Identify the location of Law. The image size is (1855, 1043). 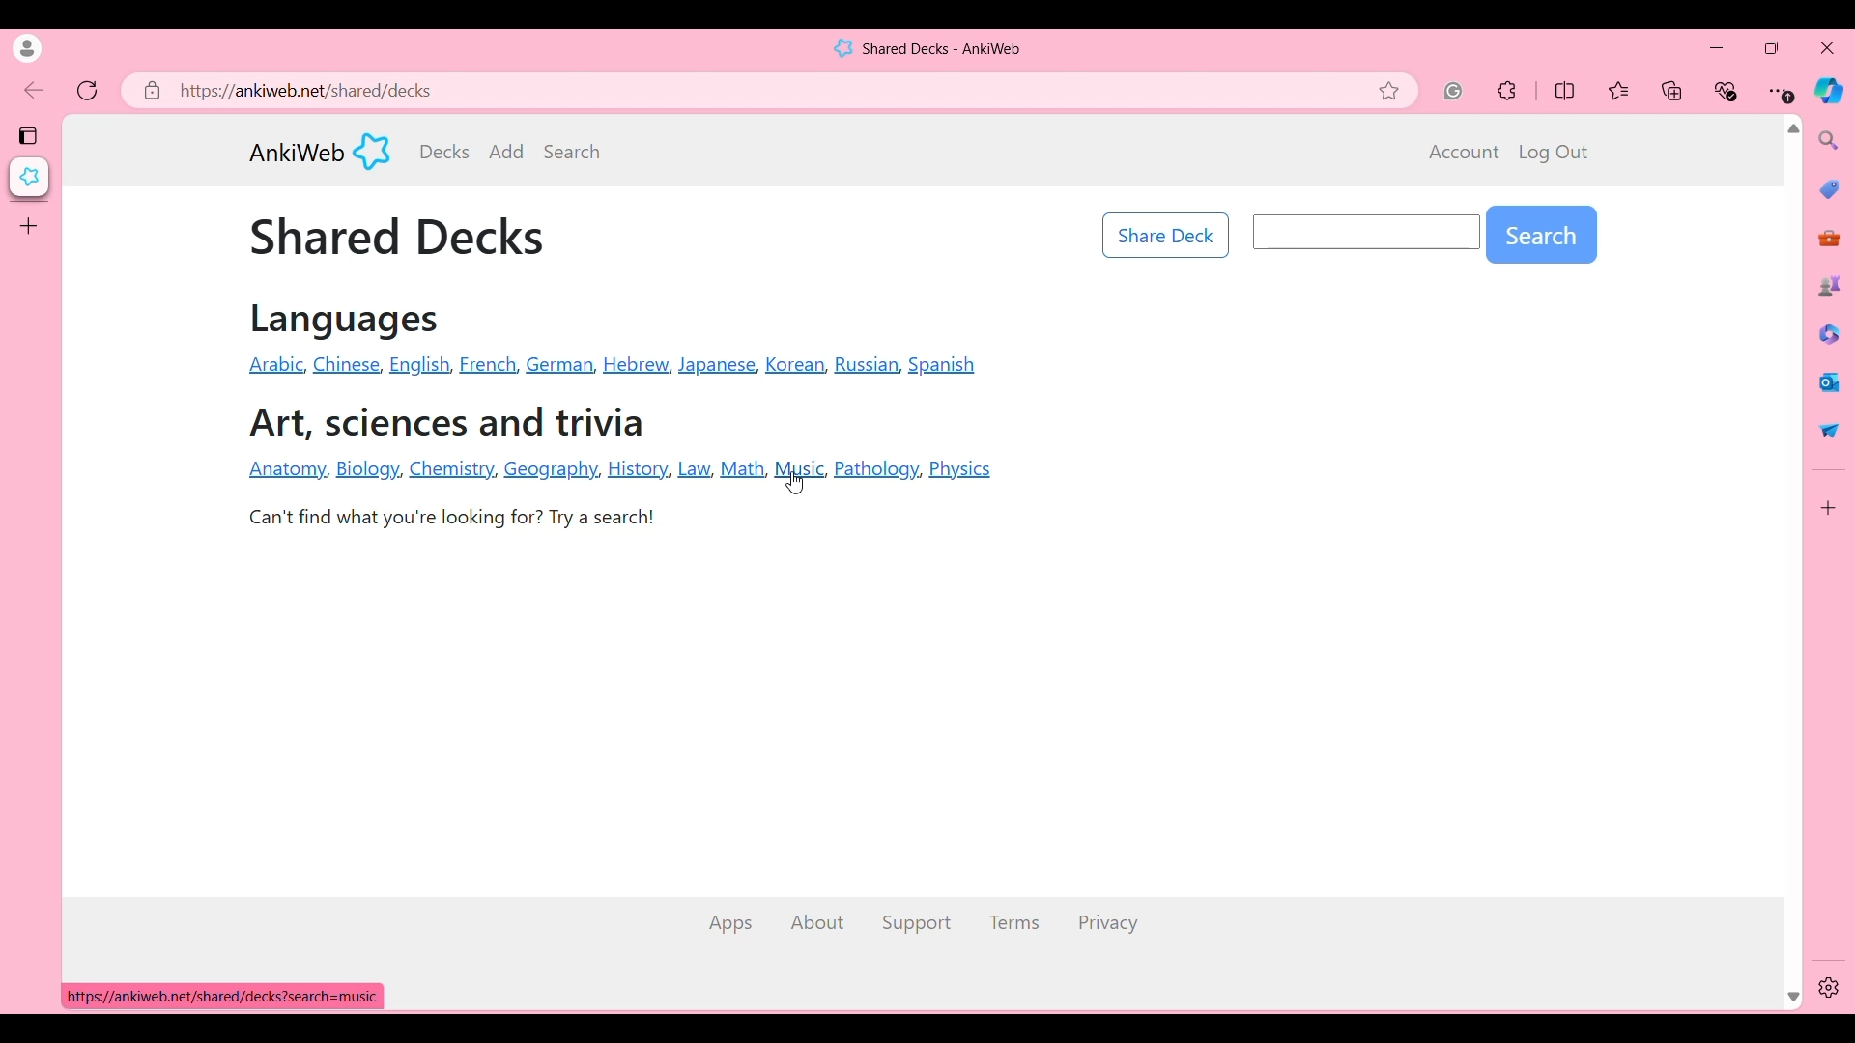
(691, 468).